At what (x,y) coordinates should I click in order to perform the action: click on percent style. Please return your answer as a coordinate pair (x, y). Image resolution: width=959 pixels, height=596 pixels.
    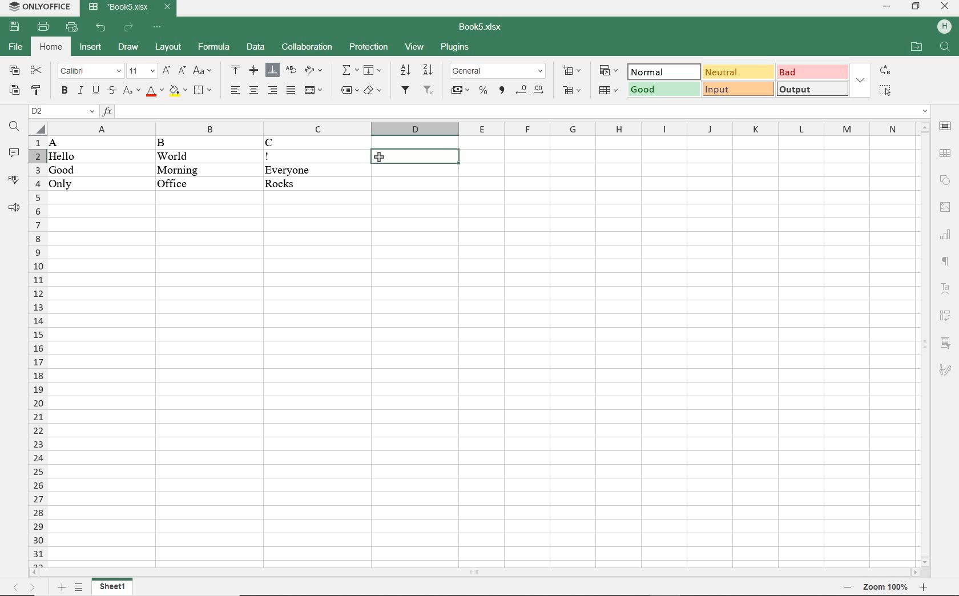
    Looking at the image, I should click on (482, 91).